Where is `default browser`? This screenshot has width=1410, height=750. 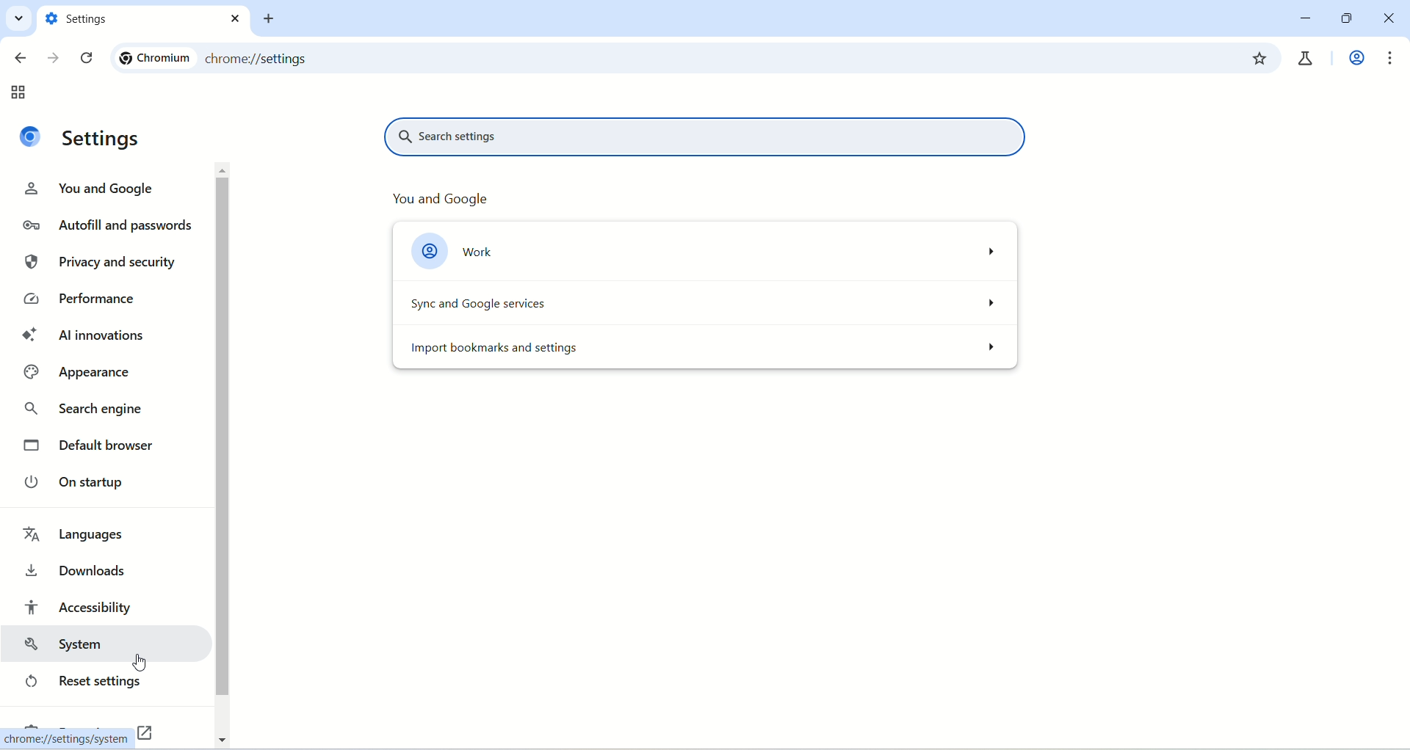
default browser is located at coordinates (98, 447).